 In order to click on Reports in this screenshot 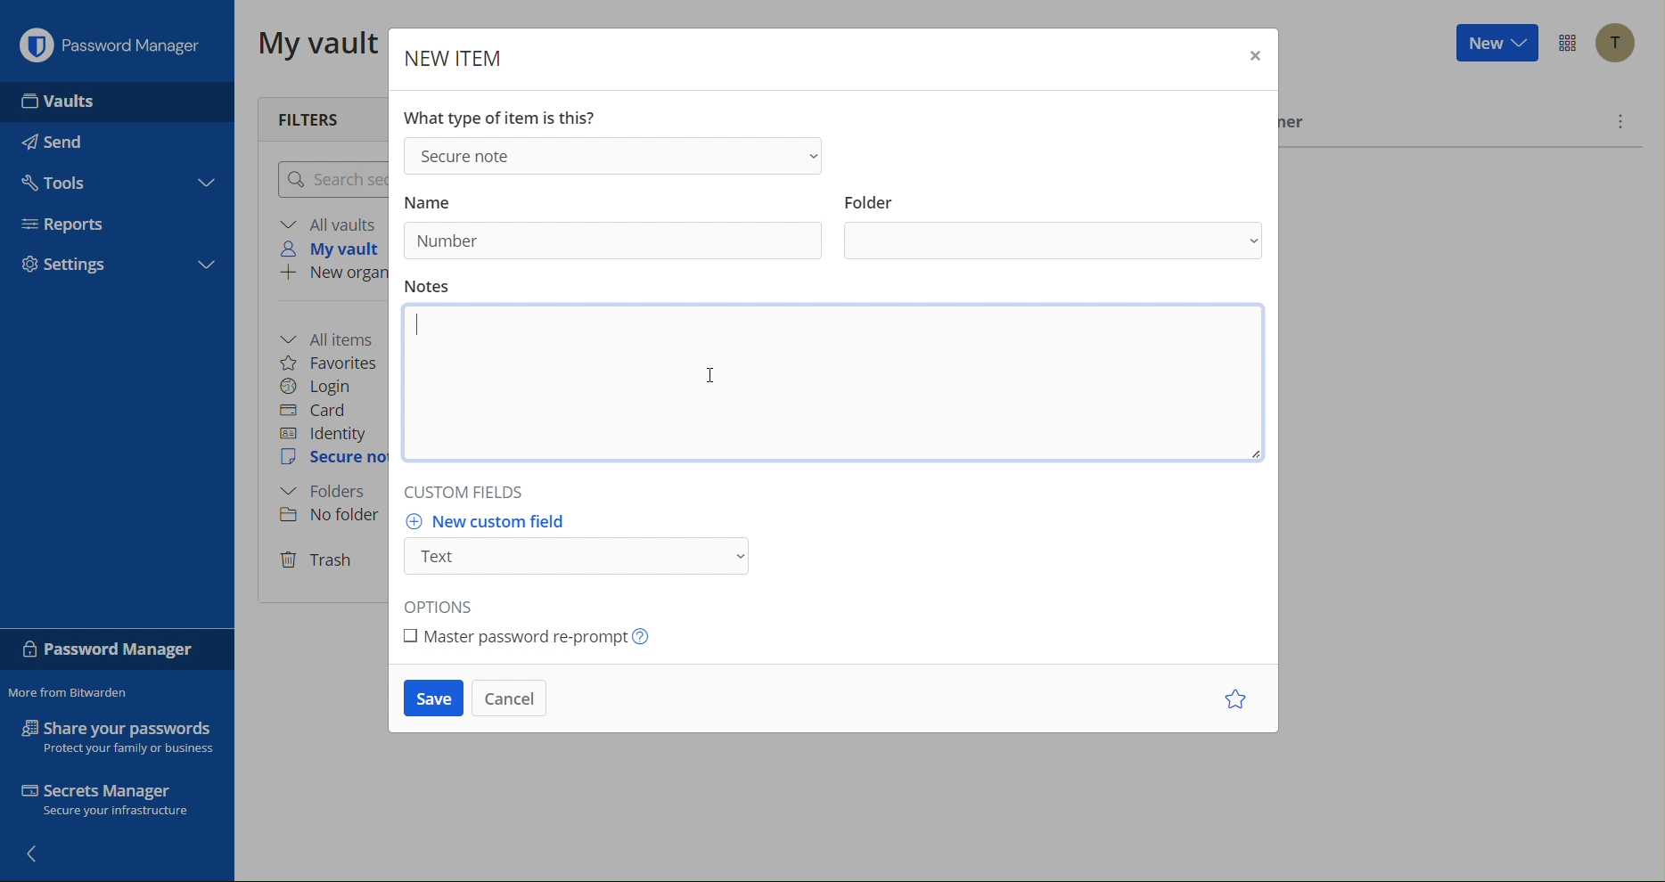, I will do `click(70, 225)`.